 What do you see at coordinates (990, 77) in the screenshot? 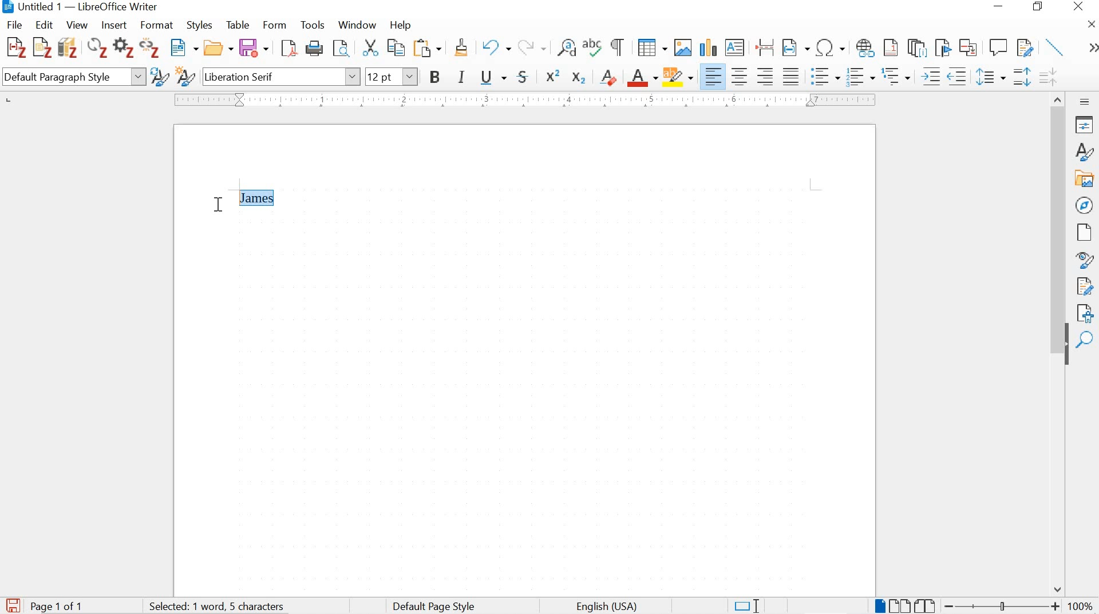
I see `set line spacing` at bounding box center [990, 77].